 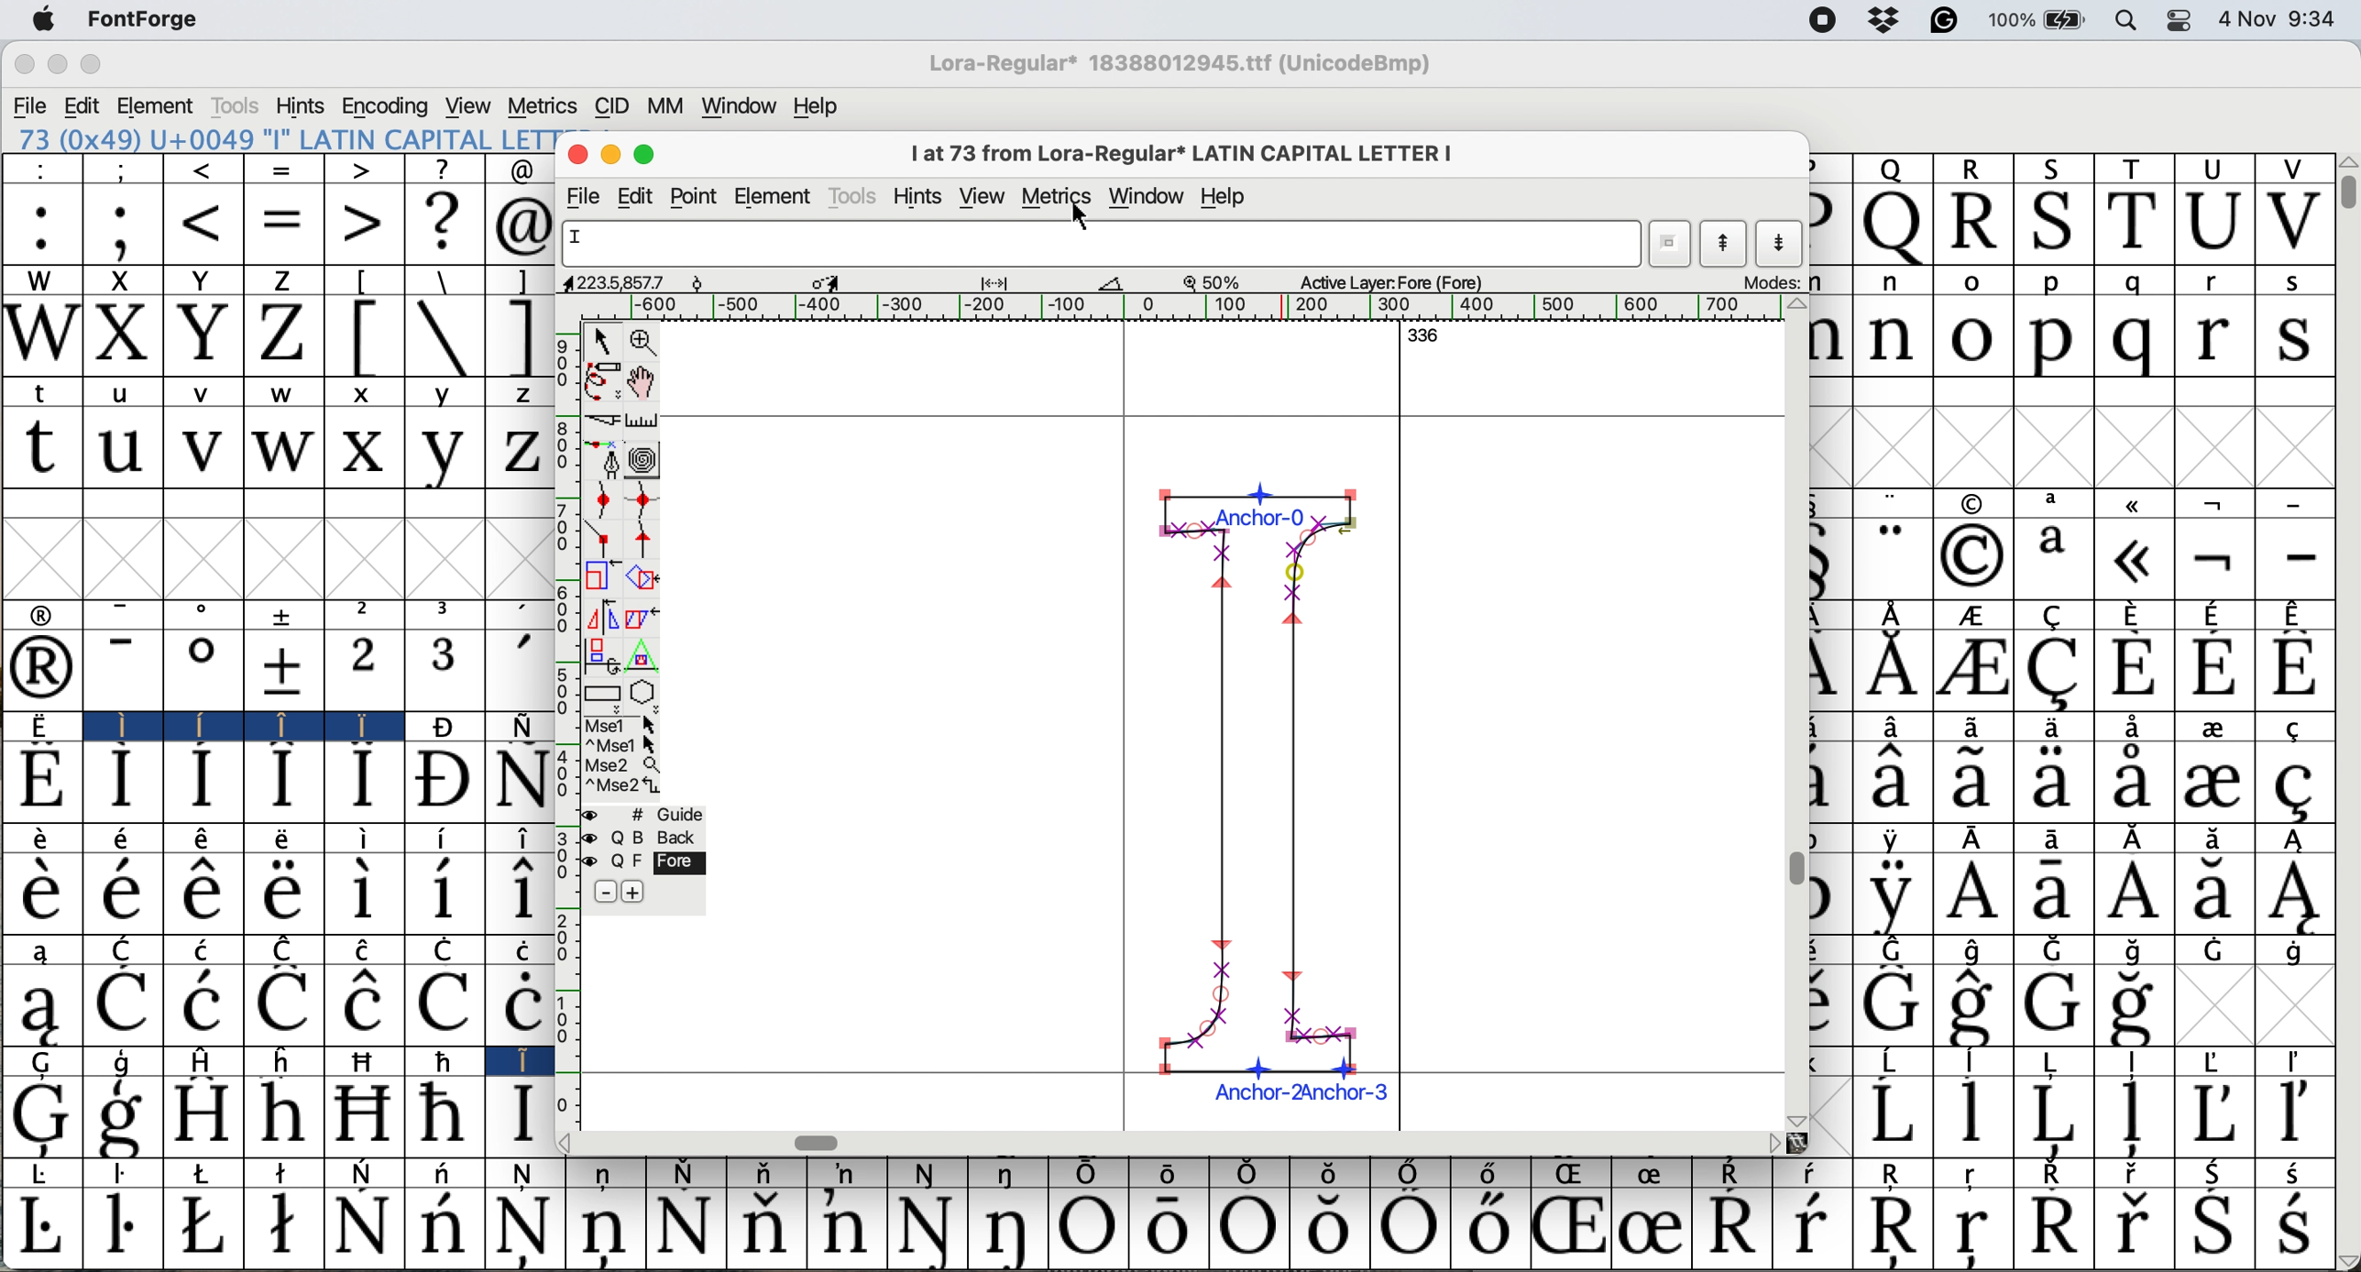 What do you see at coordinates (444, 393) in the screenshot?
I see `y` at bounding box center [444, 393].